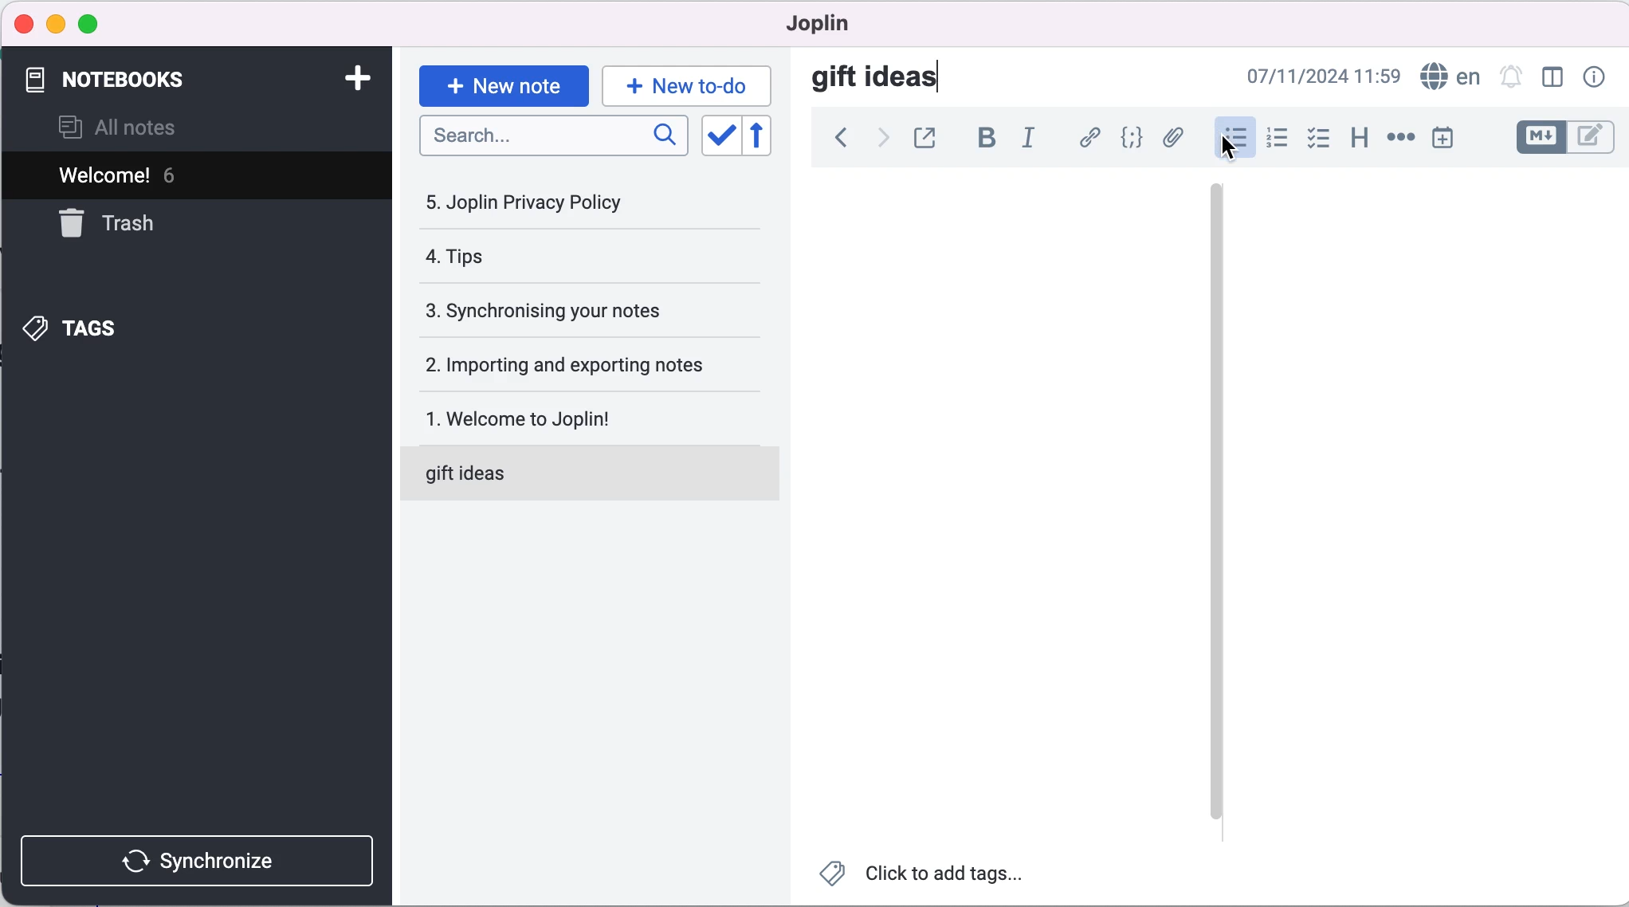  What do you see at coordinates (1010, 501) in the screenshot?
I see `blank canva` at bounding box center [1010, 501].